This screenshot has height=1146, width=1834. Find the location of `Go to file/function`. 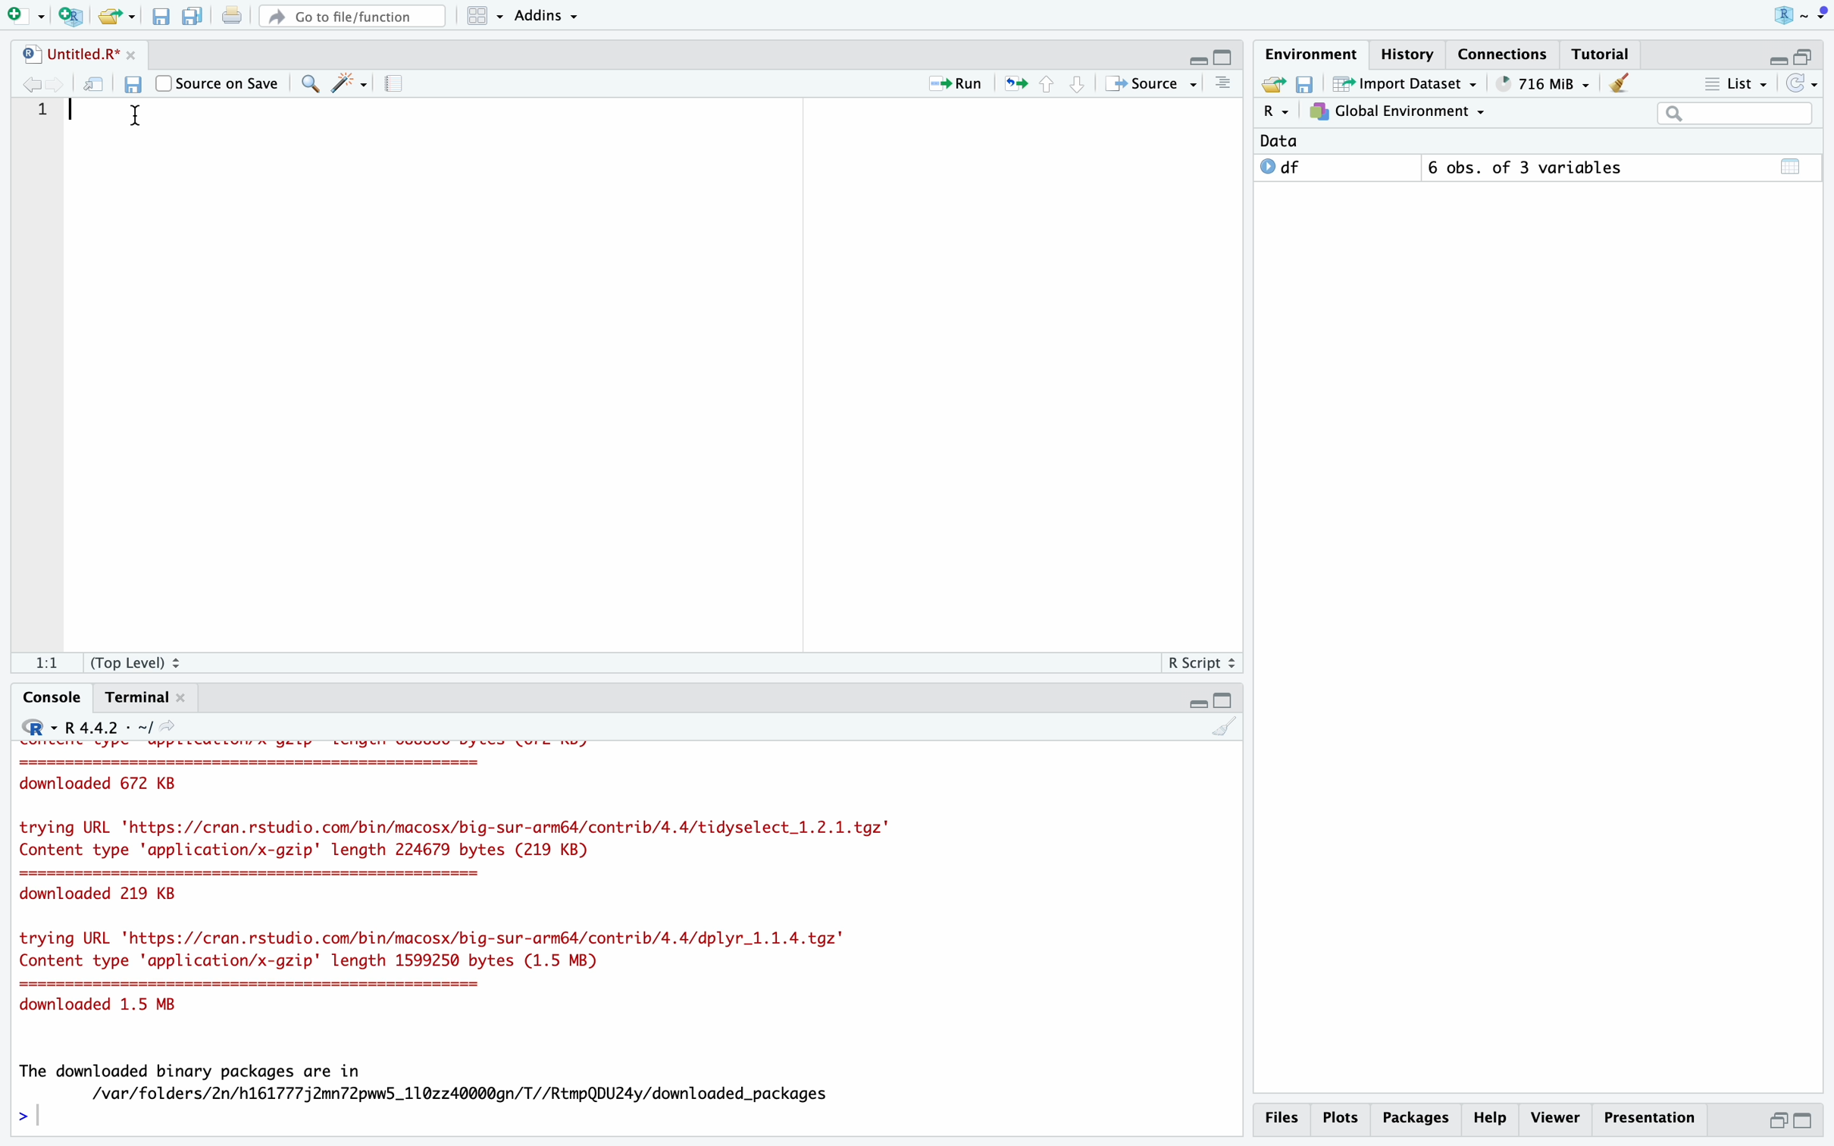

Go to file/function is located at coordinates (349, 17).